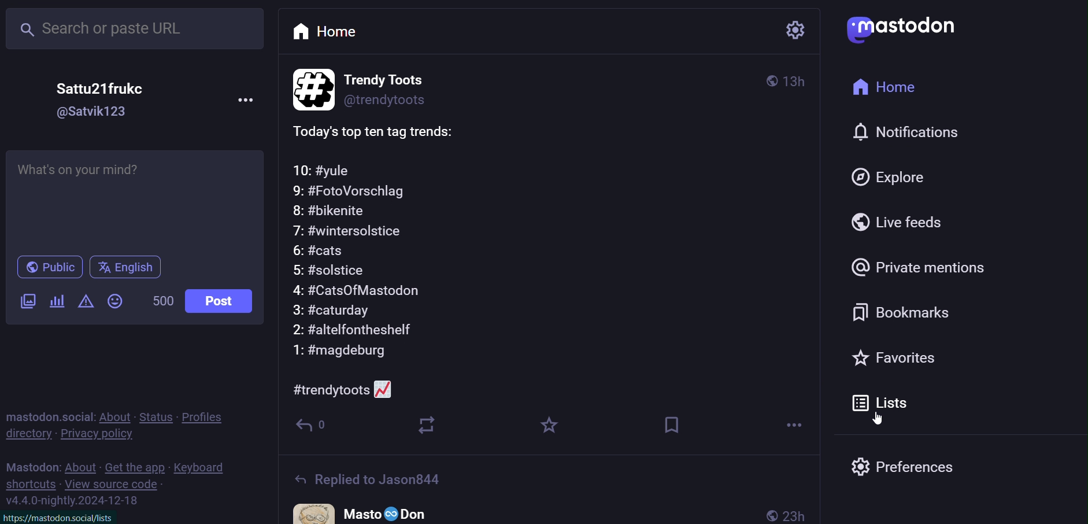  What do you see at coordinates (903, 358) in the screenshot?
I see `favorite` at bounding box center [903, 358].